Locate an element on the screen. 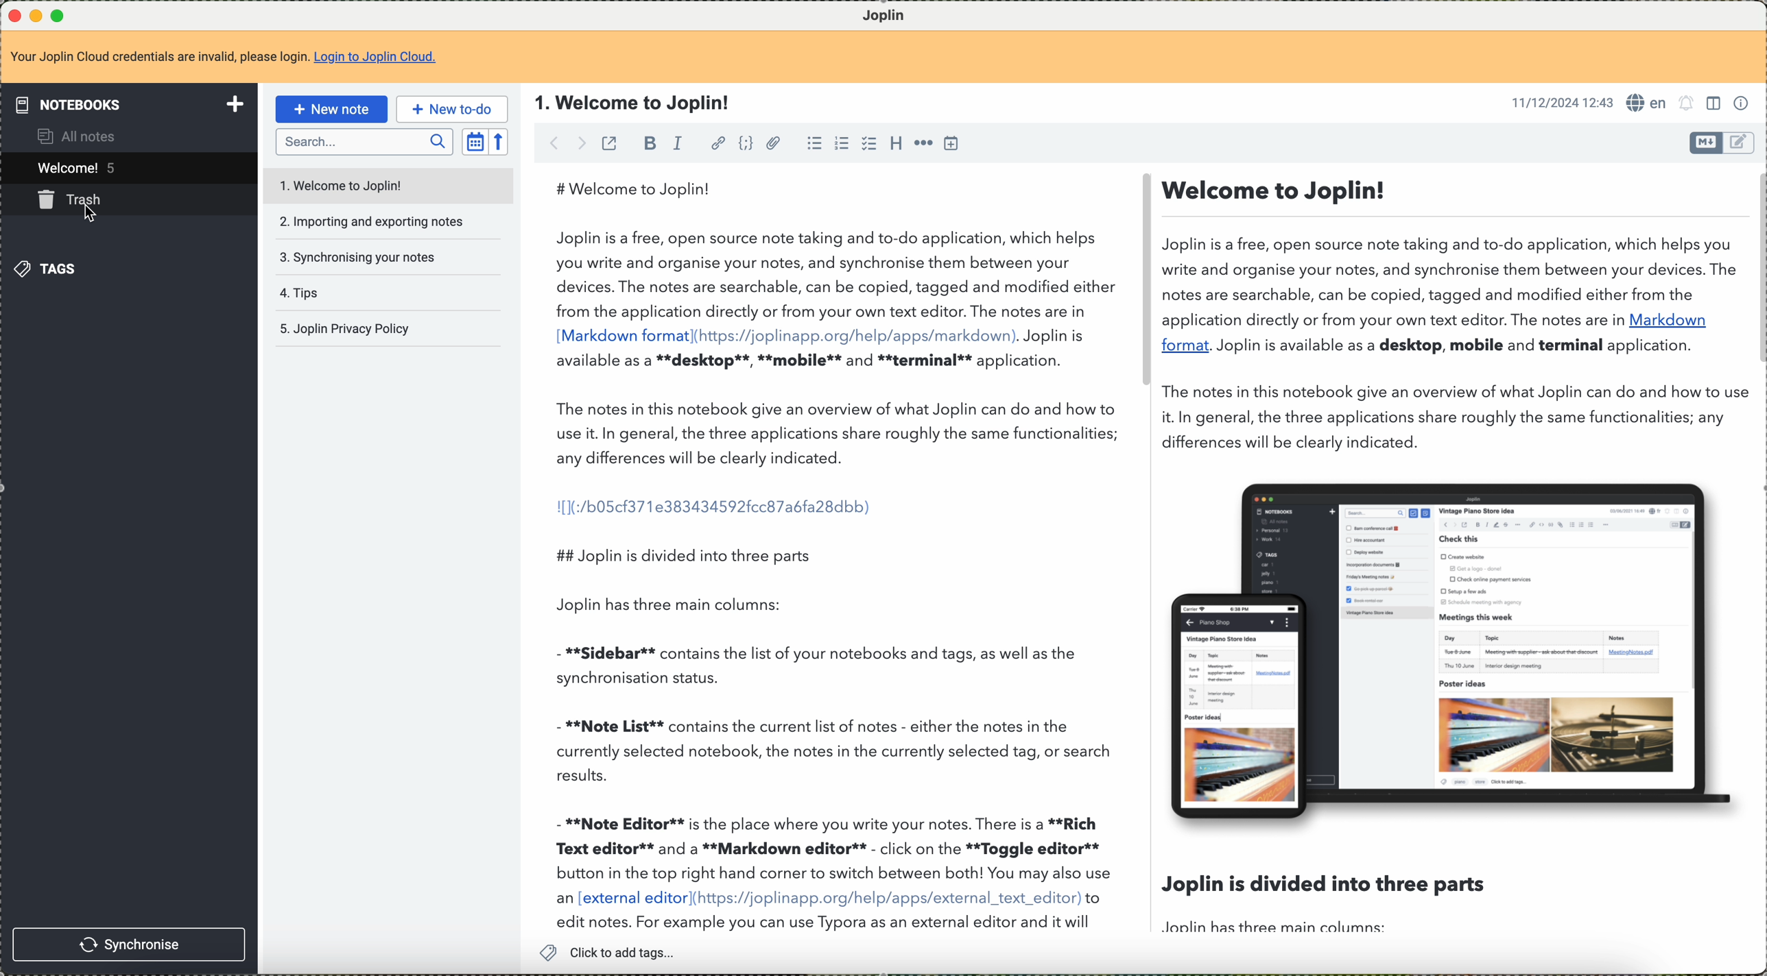  attach file is located at coordinates (777, 144).